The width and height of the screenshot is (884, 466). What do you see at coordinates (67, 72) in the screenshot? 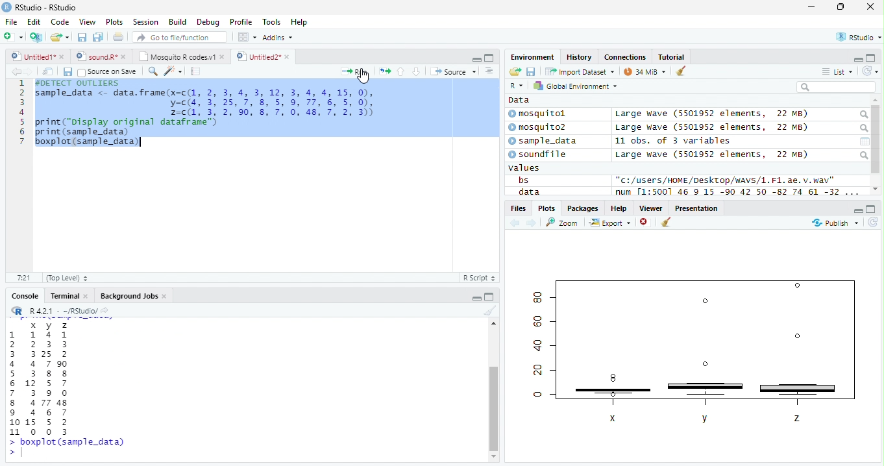
I see `Save` at bounding box center [67, 72].